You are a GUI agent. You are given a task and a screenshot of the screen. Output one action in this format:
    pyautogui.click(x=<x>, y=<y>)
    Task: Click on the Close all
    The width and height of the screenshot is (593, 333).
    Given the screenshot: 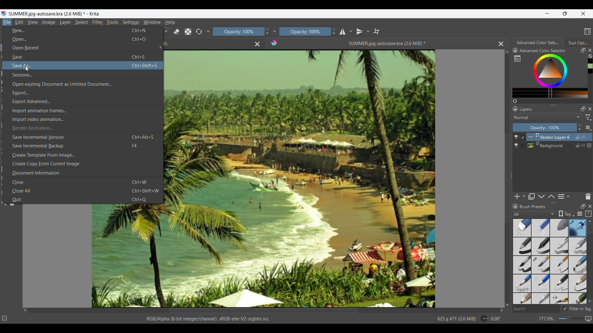 What is the action you would take?
    pyautogui.click(x=83, y=191)
    